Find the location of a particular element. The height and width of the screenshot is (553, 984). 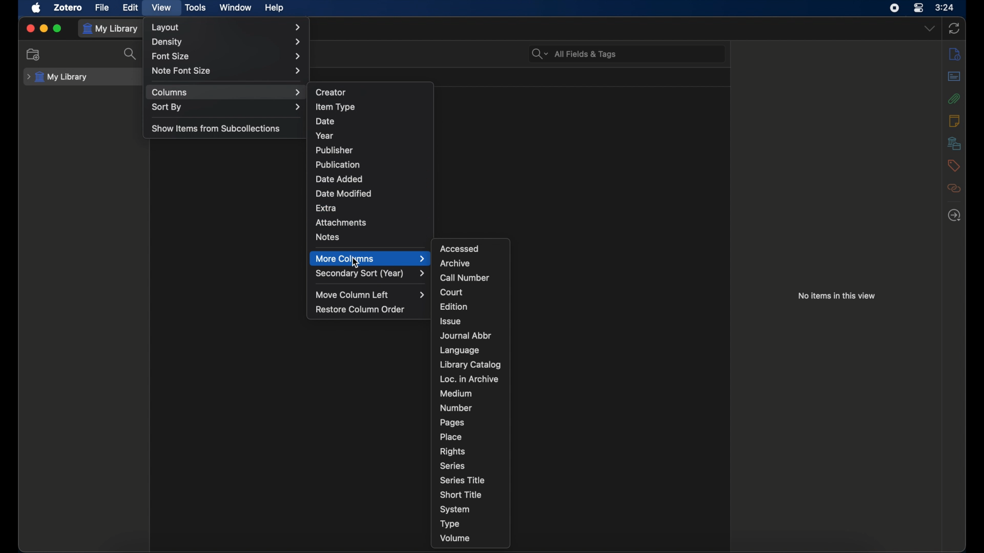

font size is located at coordinates (229, 57).